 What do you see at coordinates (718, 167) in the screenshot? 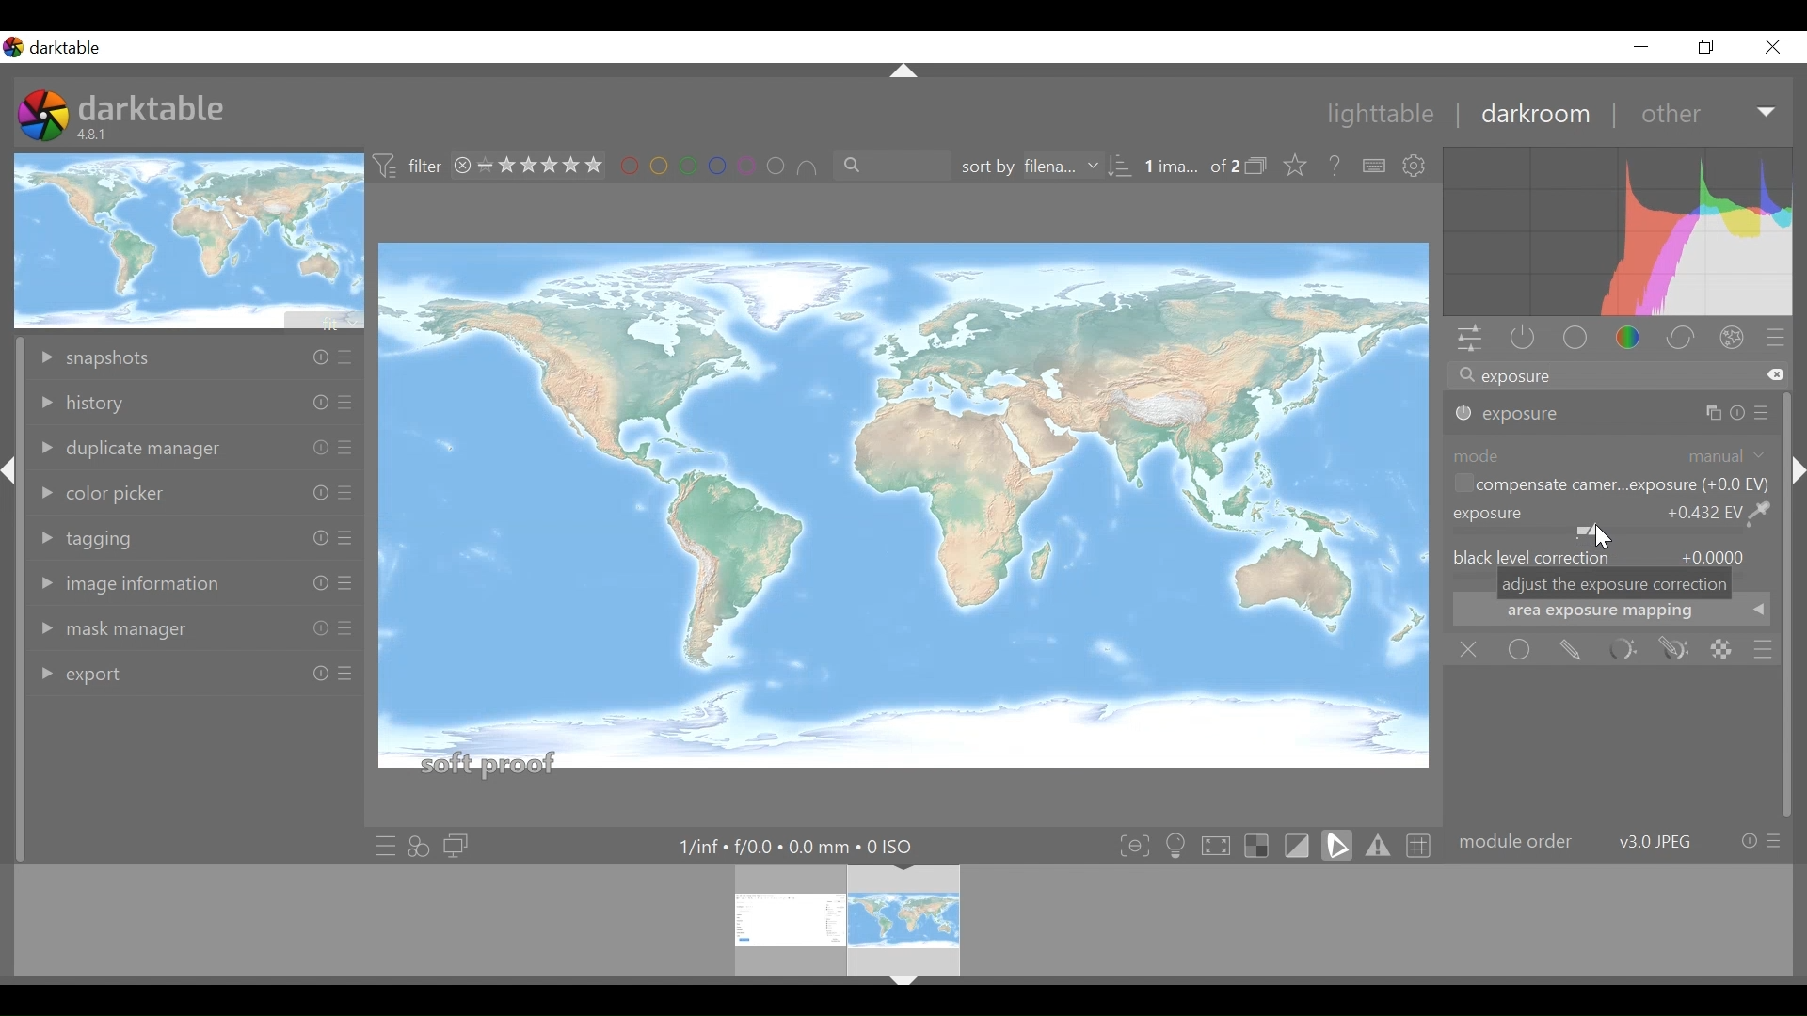
I see `set color labels` at bounding box center [718, 167].